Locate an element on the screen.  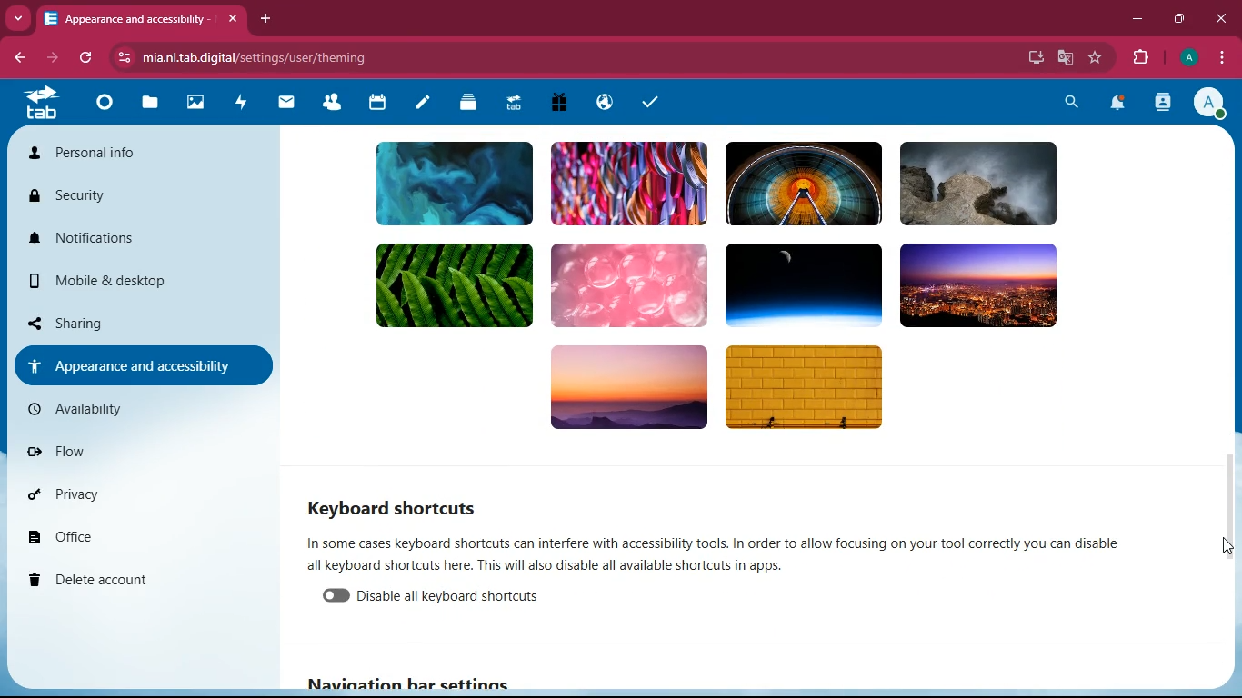
url is located at coordinates (268, 55).